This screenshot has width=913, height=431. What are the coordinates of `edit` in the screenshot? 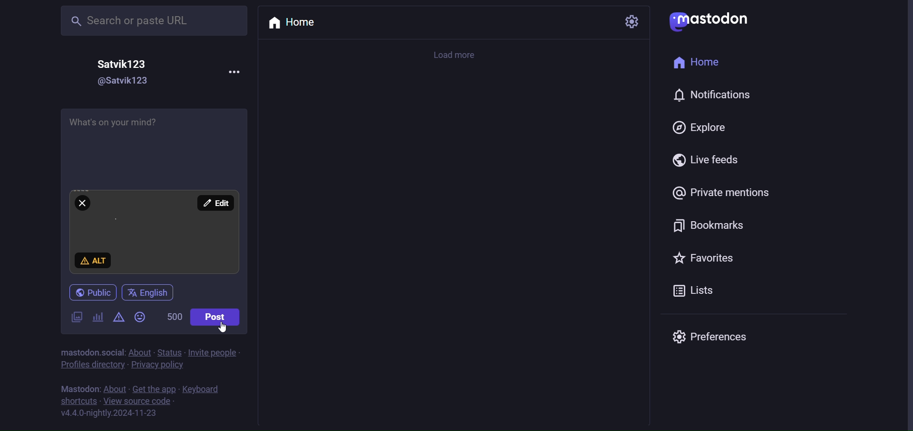 It's located at (213, 202).